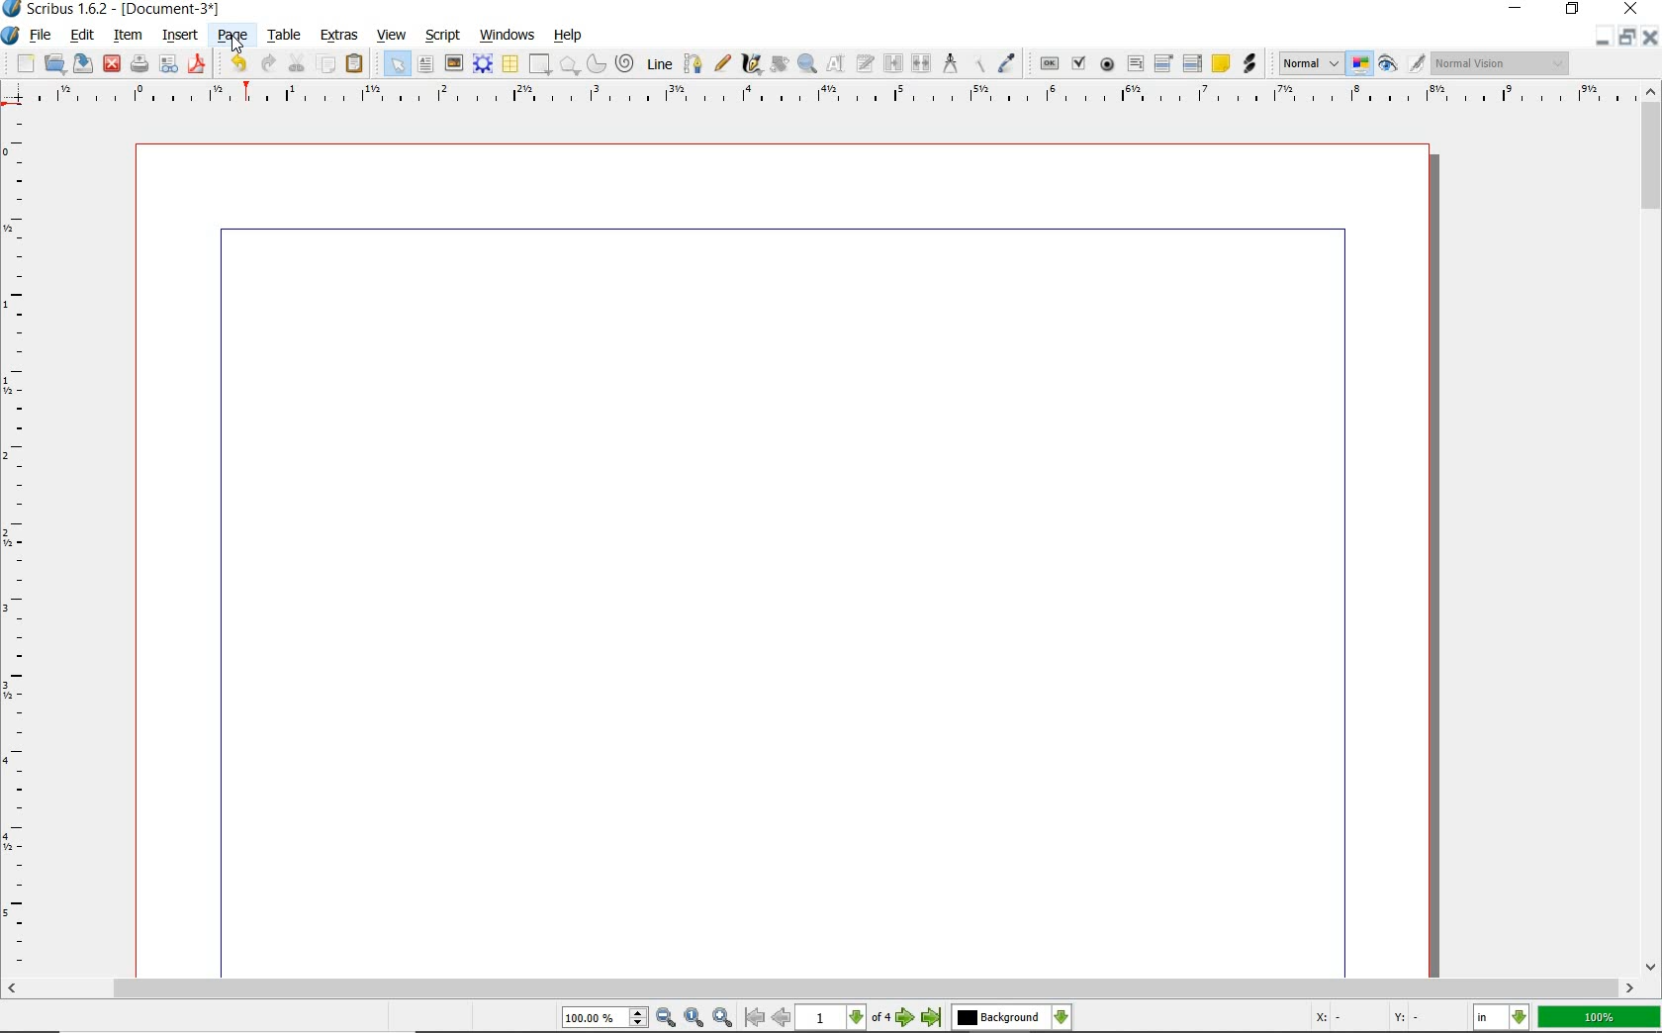 Image resolution: width=1662 pixels, height=1033 pixels. What do you see at coordinates (139, 62) in the screenshot?
I see `print` at bounding box center [139, 62].